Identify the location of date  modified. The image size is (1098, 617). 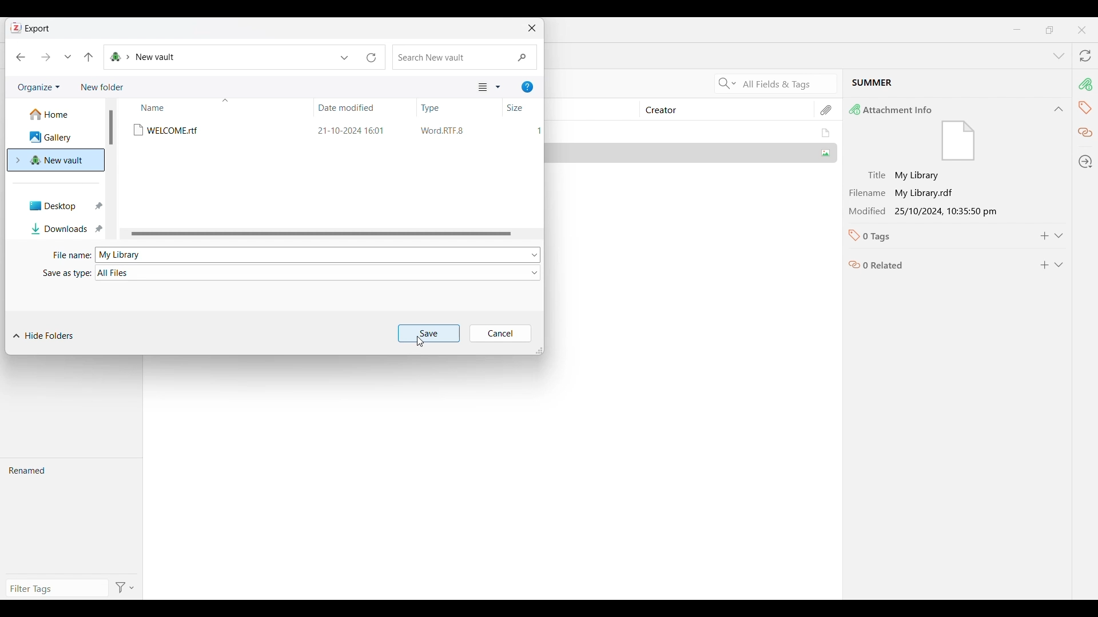
(341, 106).